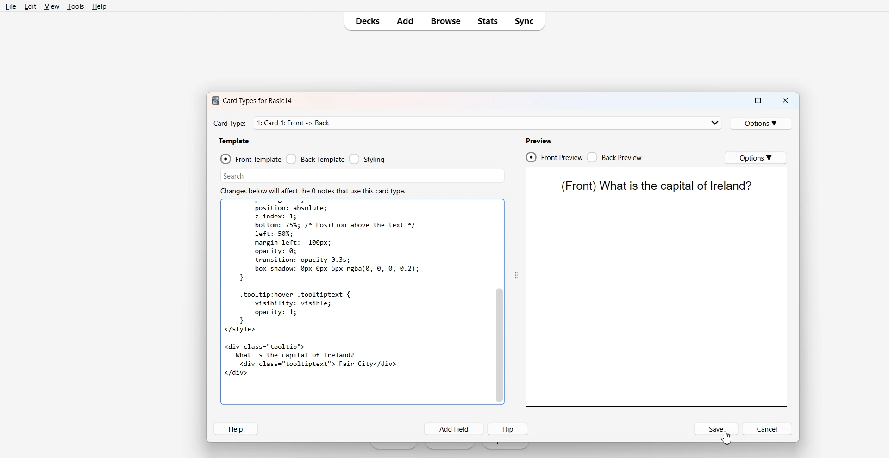 This screenshot has width=889, height=458. Describe the element at coordinates (251, 159) in the screenshot. I see `Front Template` at that location.